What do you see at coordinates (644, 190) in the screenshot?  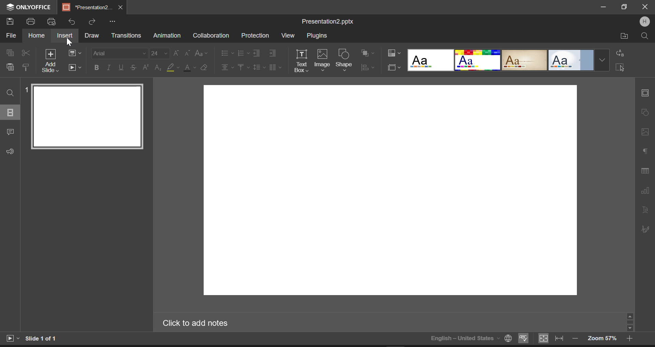 I see `Chart Settings` at bounding box center [644, 190].